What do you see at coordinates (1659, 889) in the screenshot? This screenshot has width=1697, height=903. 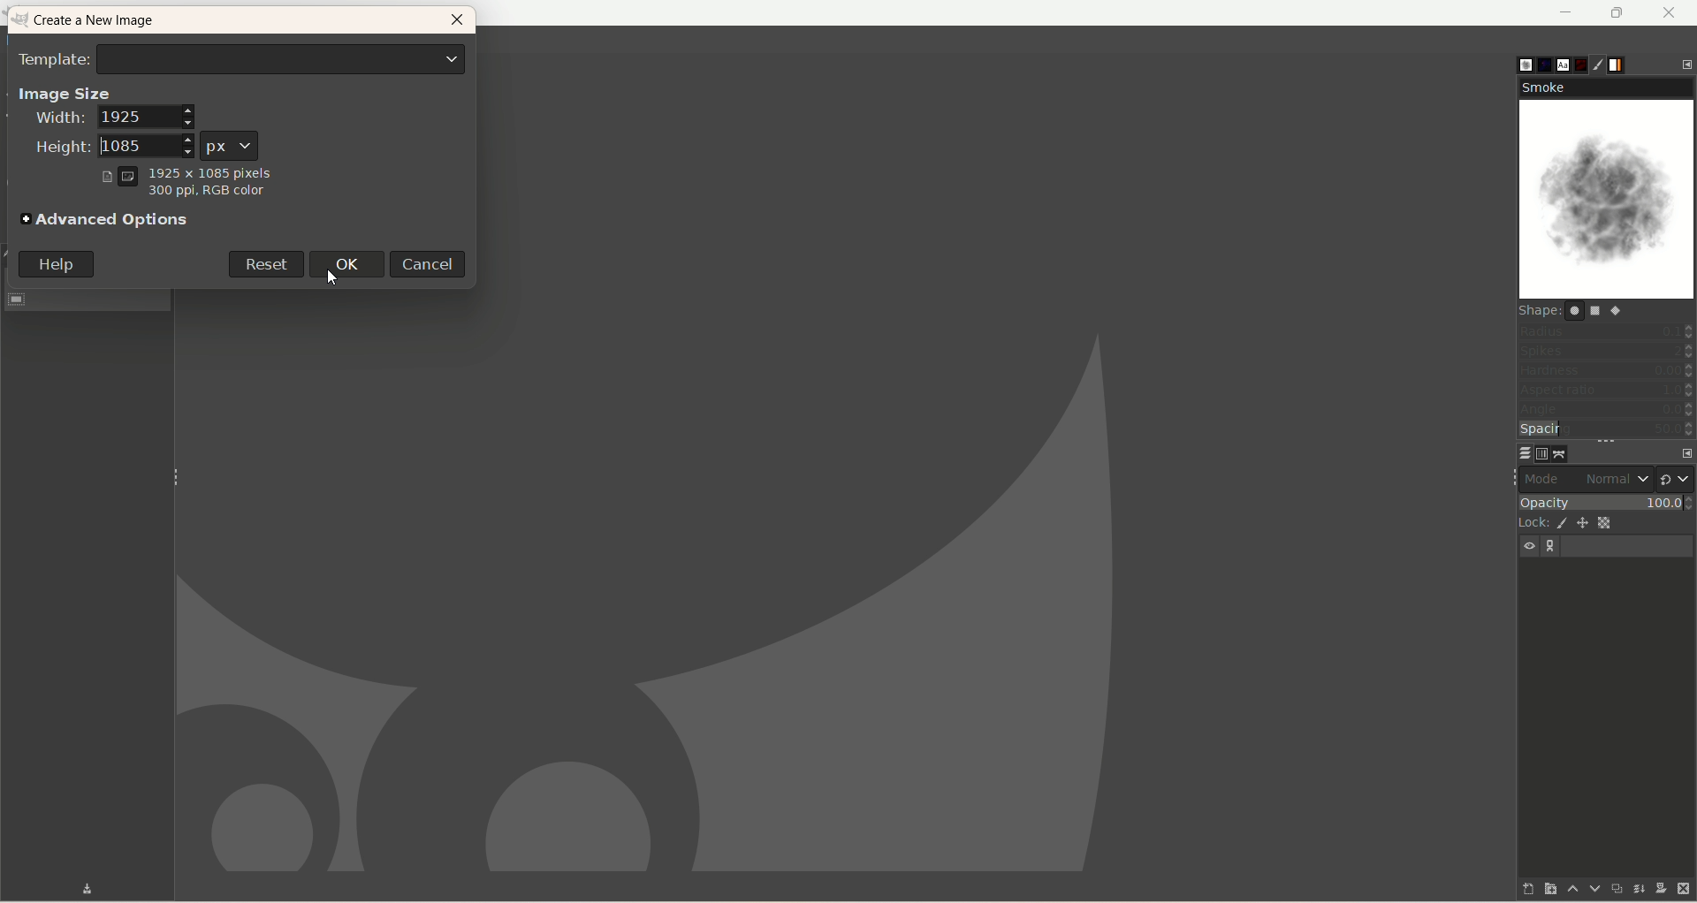 I see `add a mask` at bounding box center [1659, 889].